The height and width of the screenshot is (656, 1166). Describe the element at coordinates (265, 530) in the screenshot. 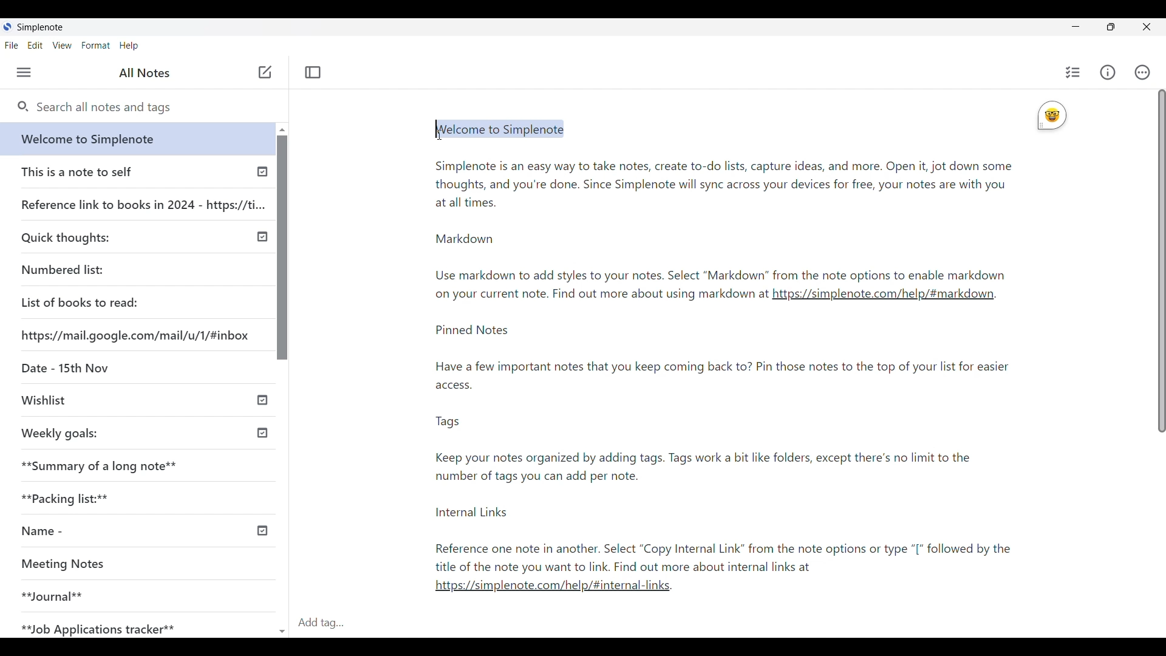

I see `Check icon indicates published notes` at that location.